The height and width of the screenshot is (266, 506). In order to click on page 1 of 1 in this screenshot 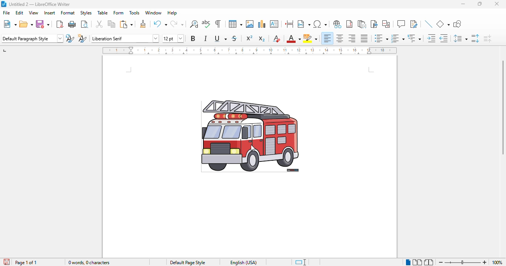, I will do `click(26, 263)`.